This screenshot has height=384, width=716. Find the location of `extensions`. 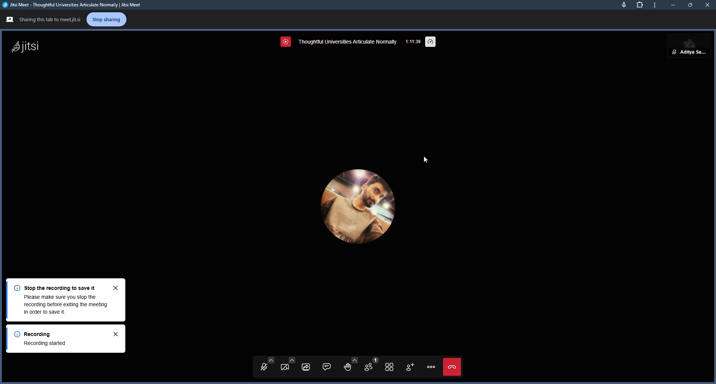

extensions is located at coordinates (638, 5).